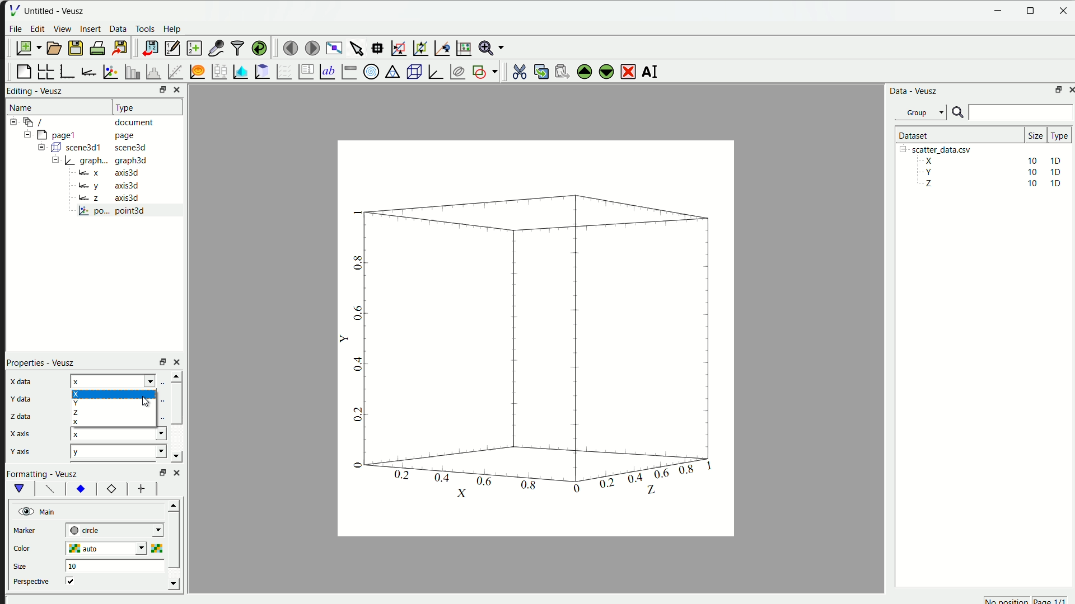 The height and width of the screenshot is (604, 1075). What do you see at coordinates (81, 122) in the screenshot?
I see `12-9 / document` at bounding box center [81, 122].